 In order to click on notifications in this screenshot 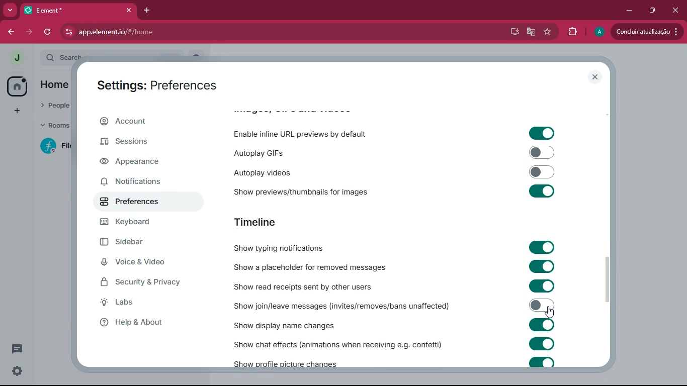, I will do `click(138, 182)`.